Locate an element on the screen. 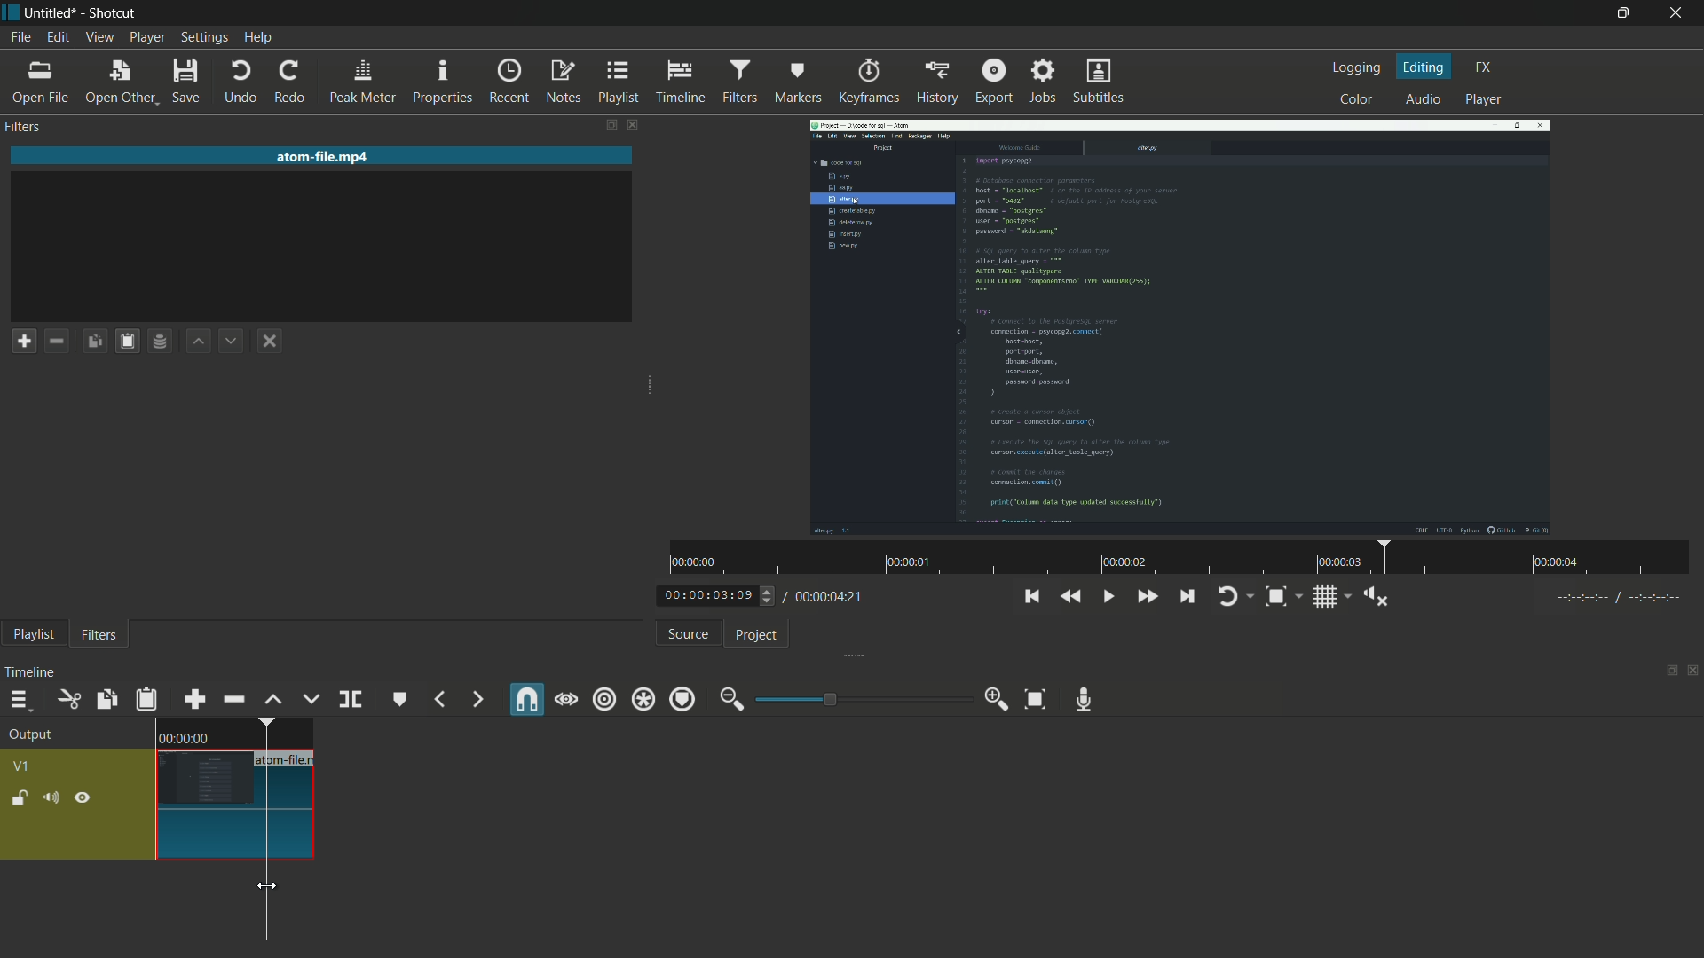  properties is located at coordinates (443, 81).